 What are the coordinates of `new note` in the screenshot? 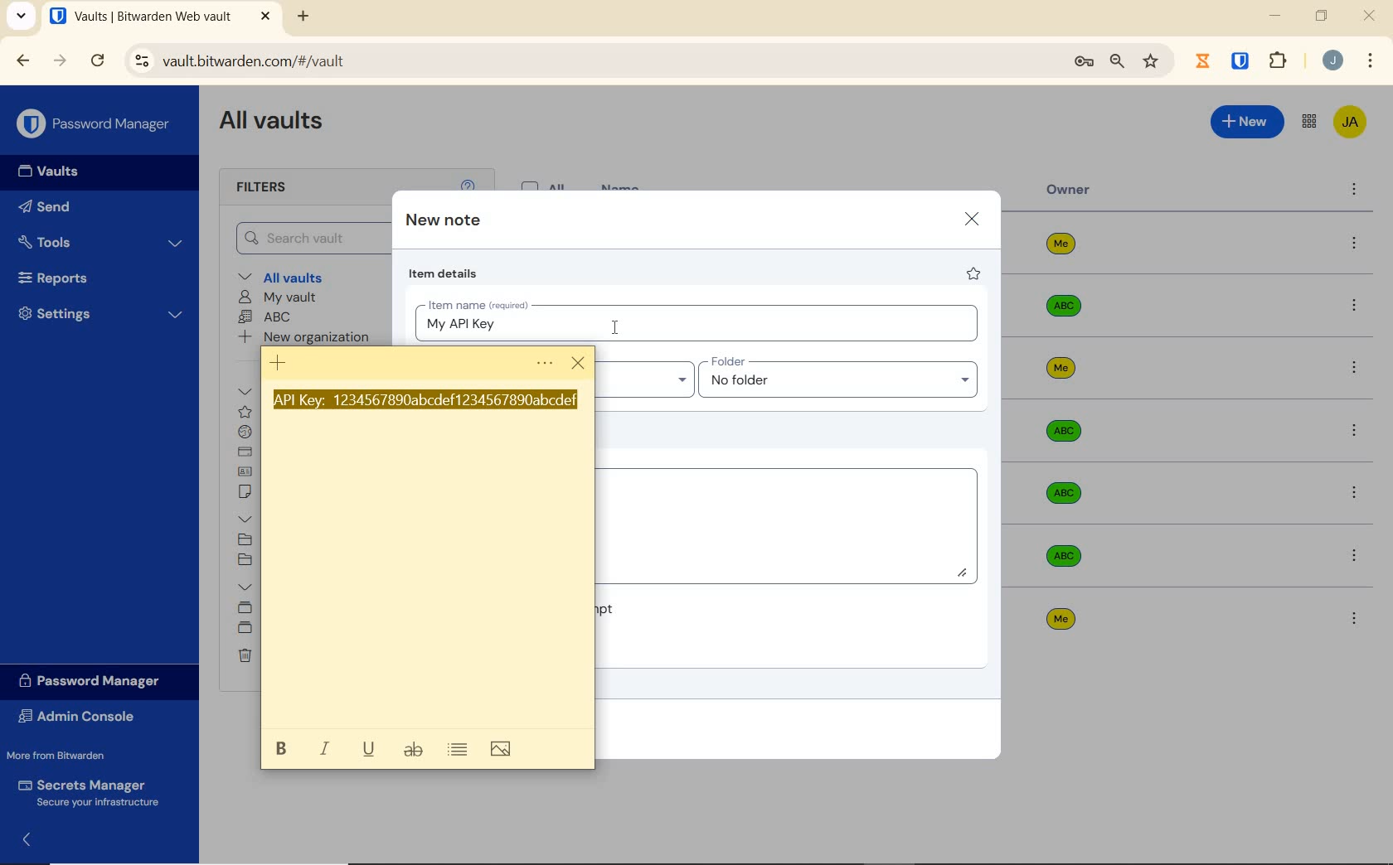 It's located at (443, 221).